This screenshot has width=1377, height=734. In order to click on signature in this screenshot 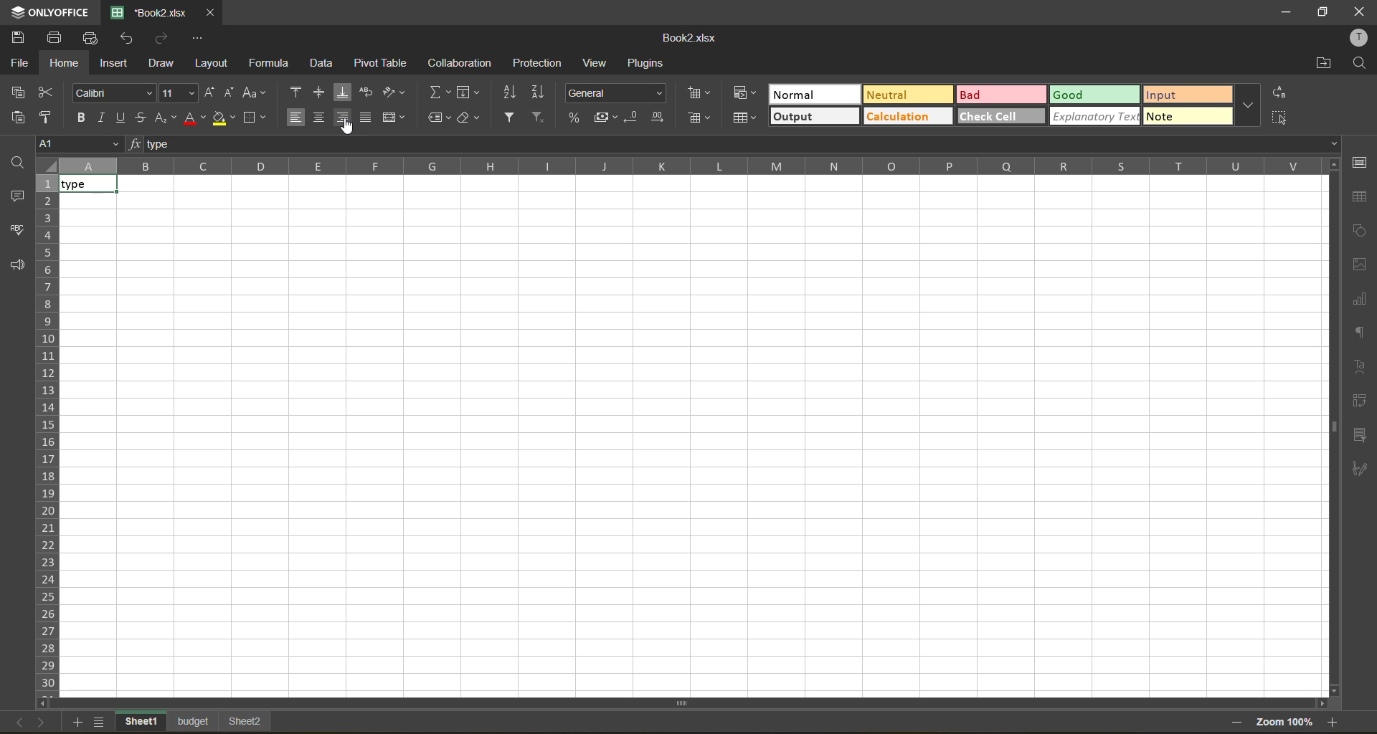, I will do `click(1361, 470)`.